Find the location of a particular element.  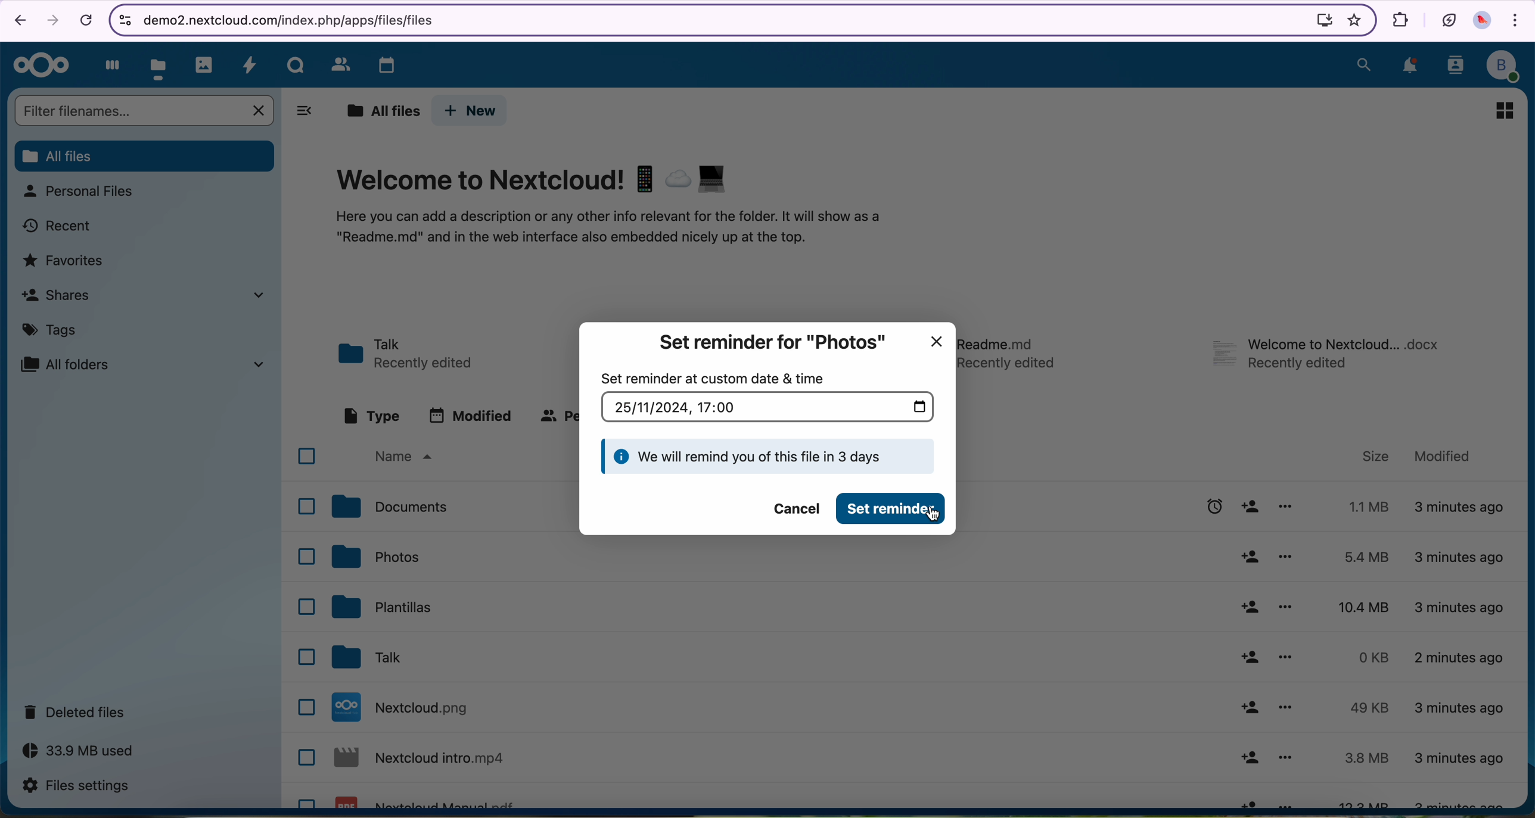

cancel is located at coordinates (790, 508).